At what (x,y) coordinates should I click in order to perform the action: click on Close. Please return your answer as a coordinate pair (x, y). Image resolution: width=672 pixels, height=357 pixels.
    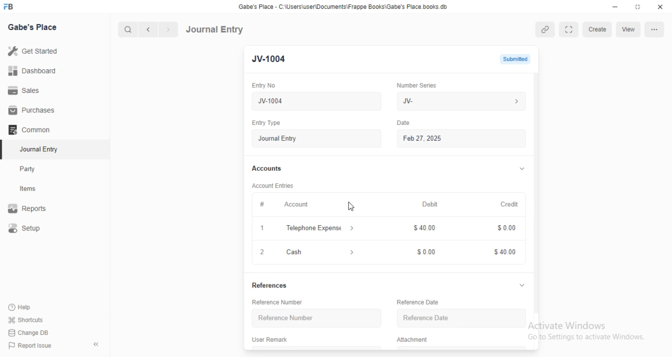
    Looking at the image, I should click on (658, 7).